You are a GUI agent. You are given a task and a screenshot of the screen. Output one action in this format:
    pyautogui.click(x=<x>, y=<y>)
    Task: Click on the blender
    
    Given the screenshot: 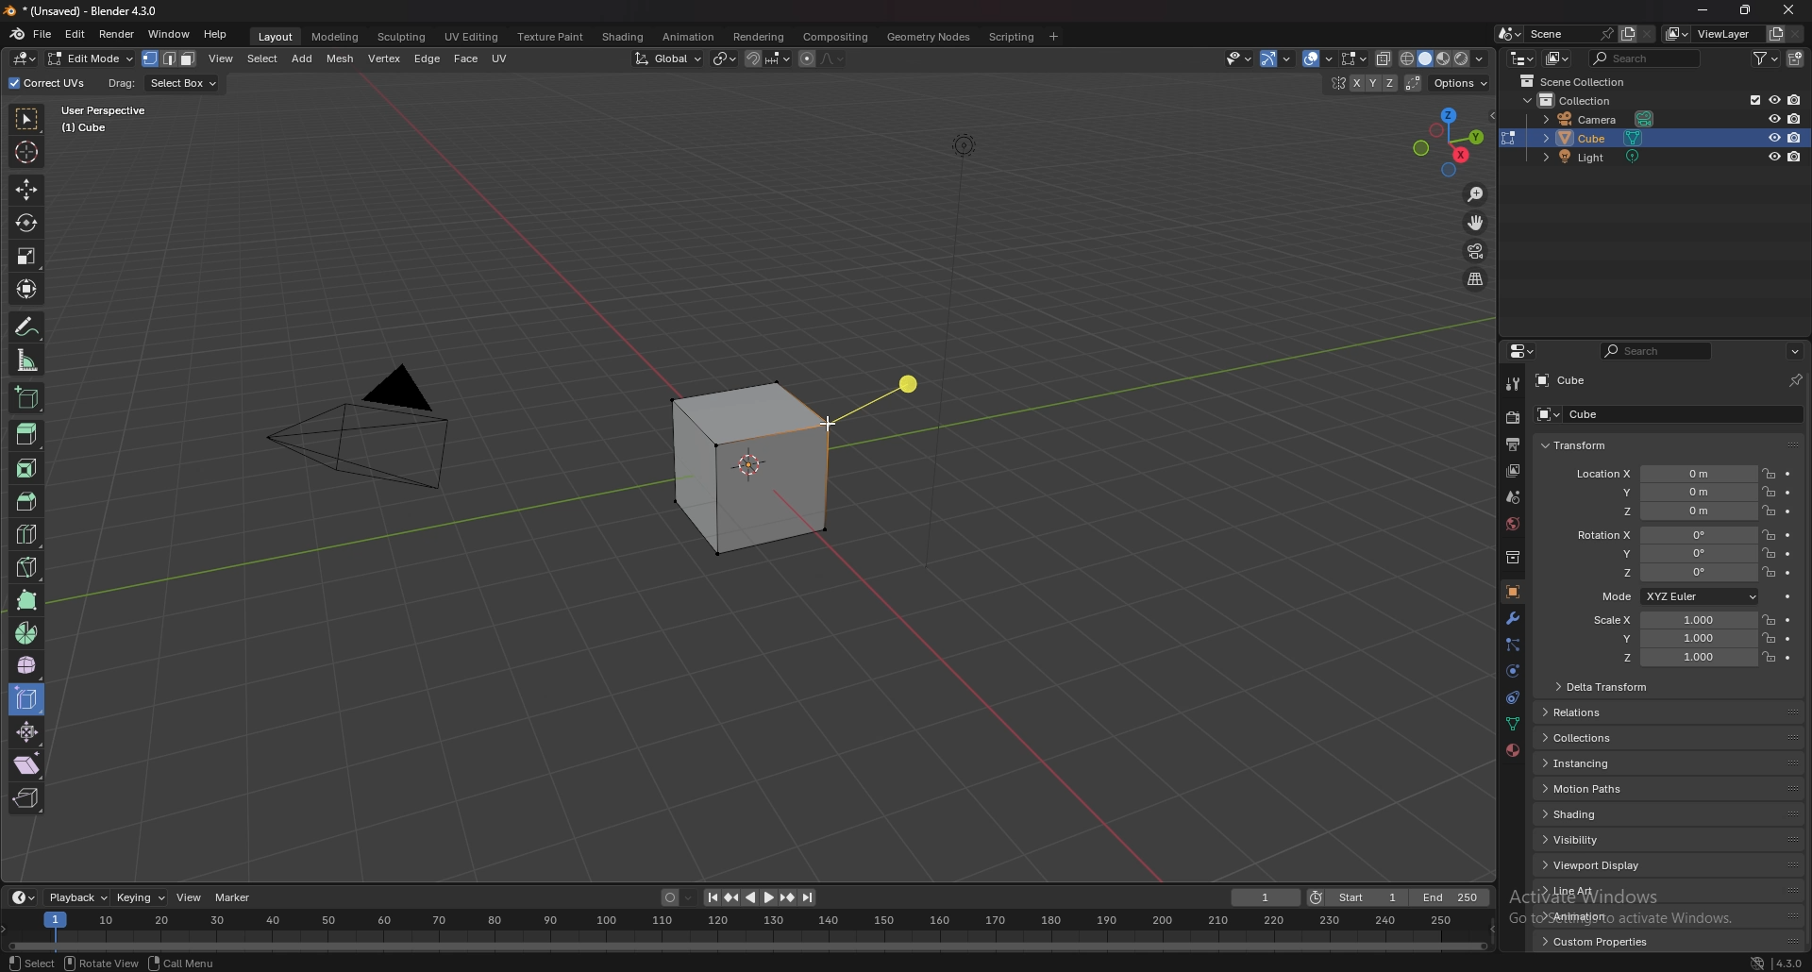 What is the action you would take?
    pyautogui.click(x=15, y=34)
    